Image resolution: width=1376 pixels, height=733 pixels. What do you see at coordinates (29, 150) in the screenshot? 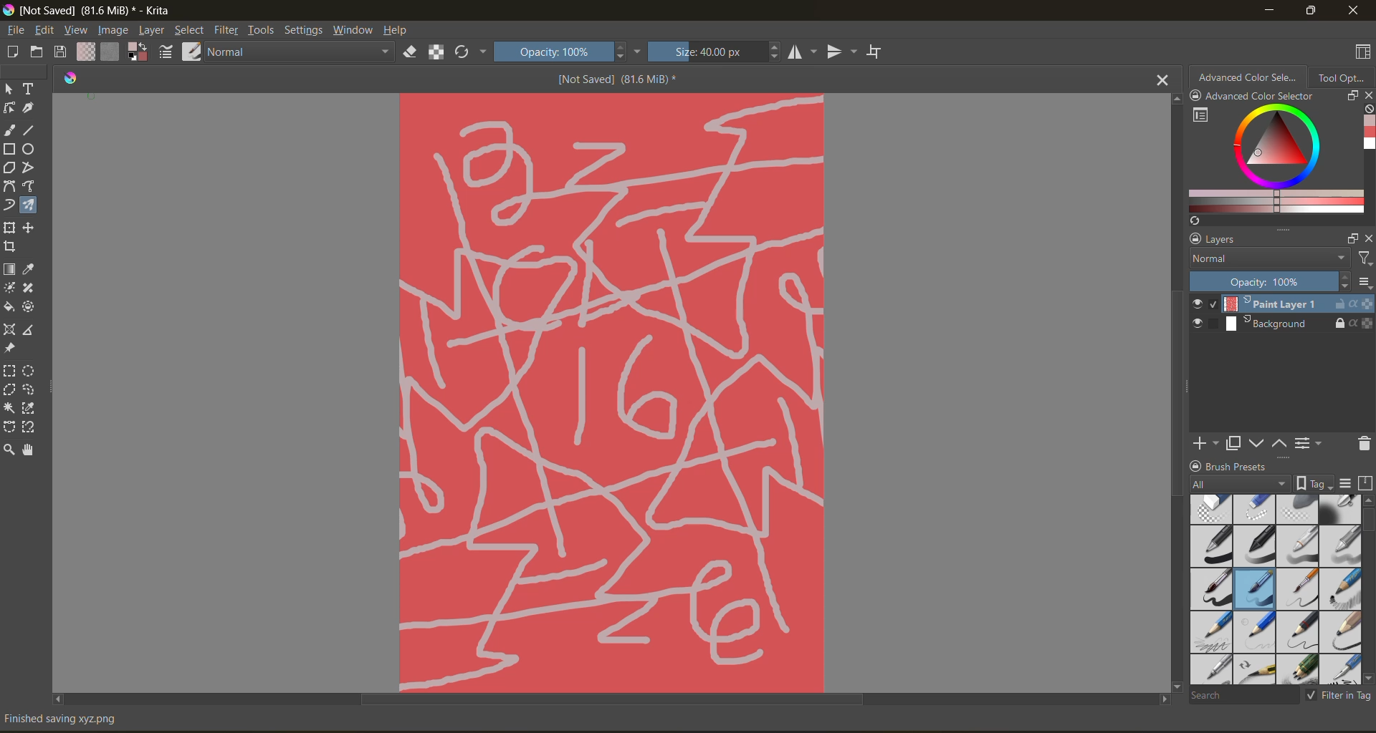
I see `tool` at bounding box center [29, 150].